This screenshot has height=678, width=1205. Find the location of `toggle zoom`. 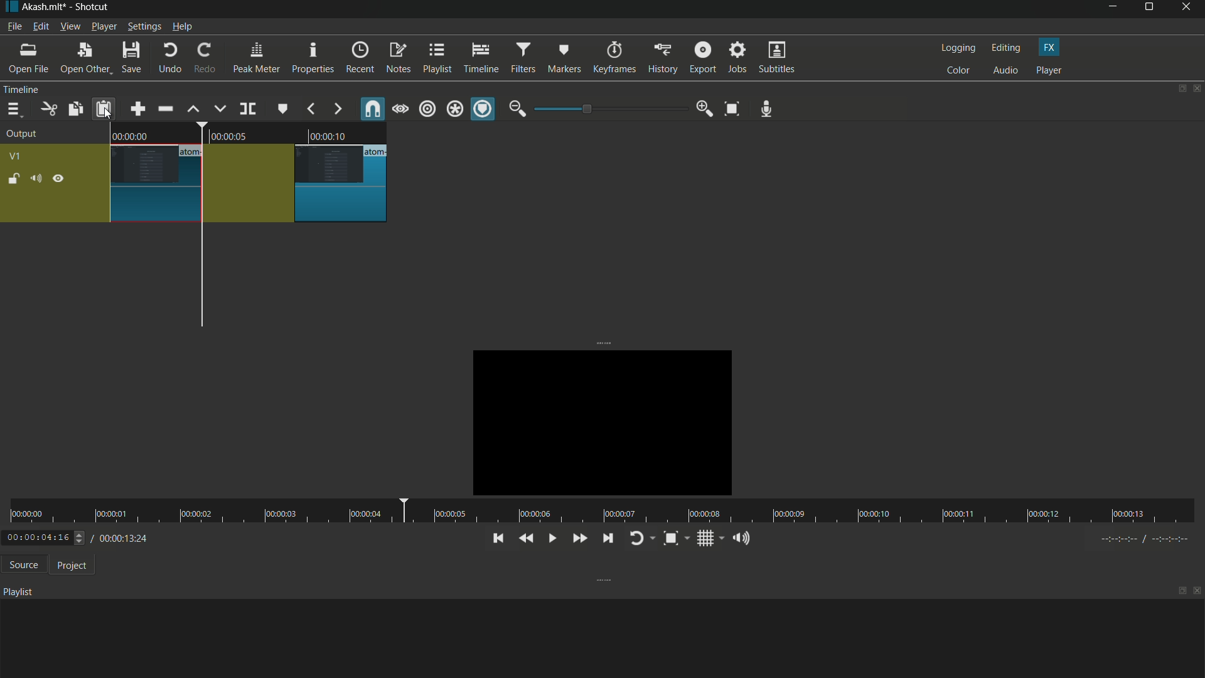

toggle zoom is located at coordinates (675, 538).